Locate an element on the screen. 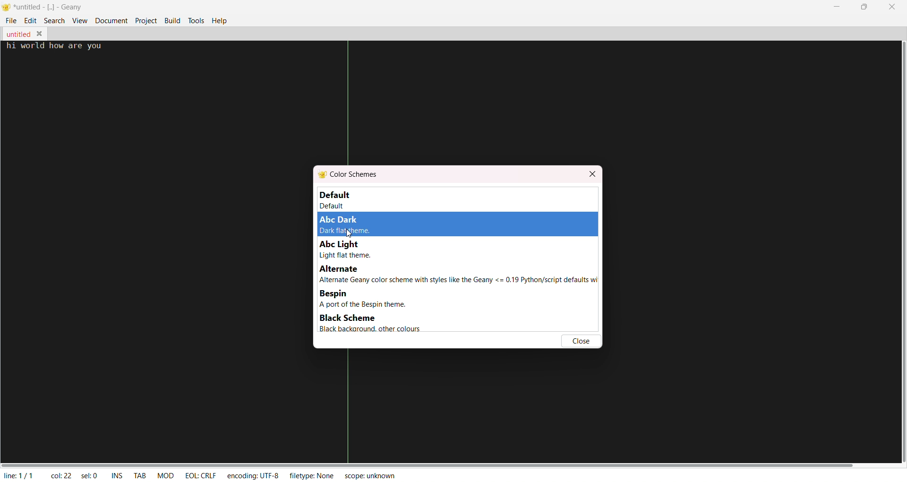 This screenshot has width=907, height=482. hi world how are you is located at coordinates (55, 46).